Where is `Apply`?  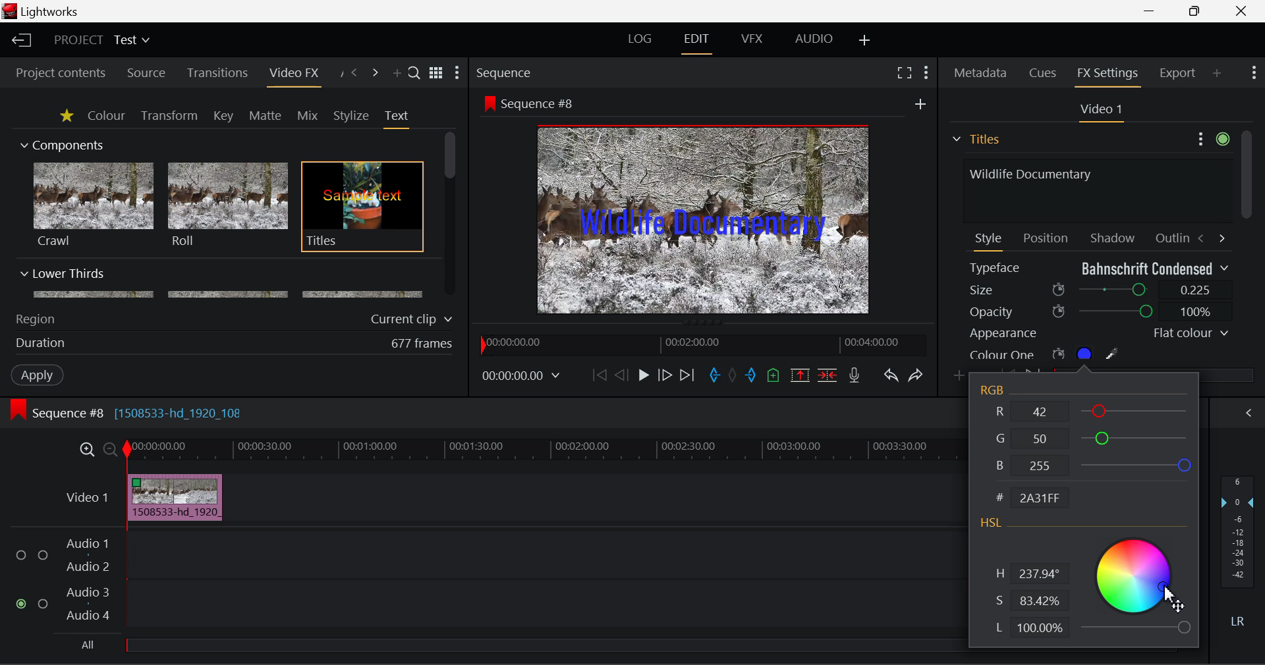
Apply is located at coordinates (39, 374).